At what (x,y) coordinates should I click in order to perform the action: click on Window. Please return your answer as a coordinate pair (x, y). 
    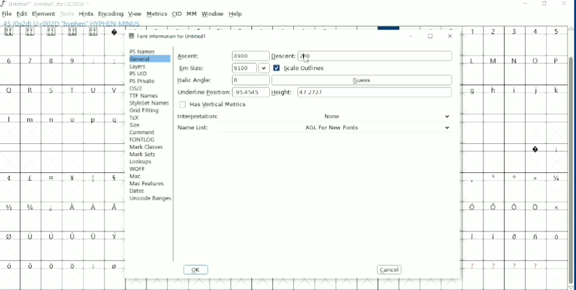
    Looking at the image, I should click on (213, 14).